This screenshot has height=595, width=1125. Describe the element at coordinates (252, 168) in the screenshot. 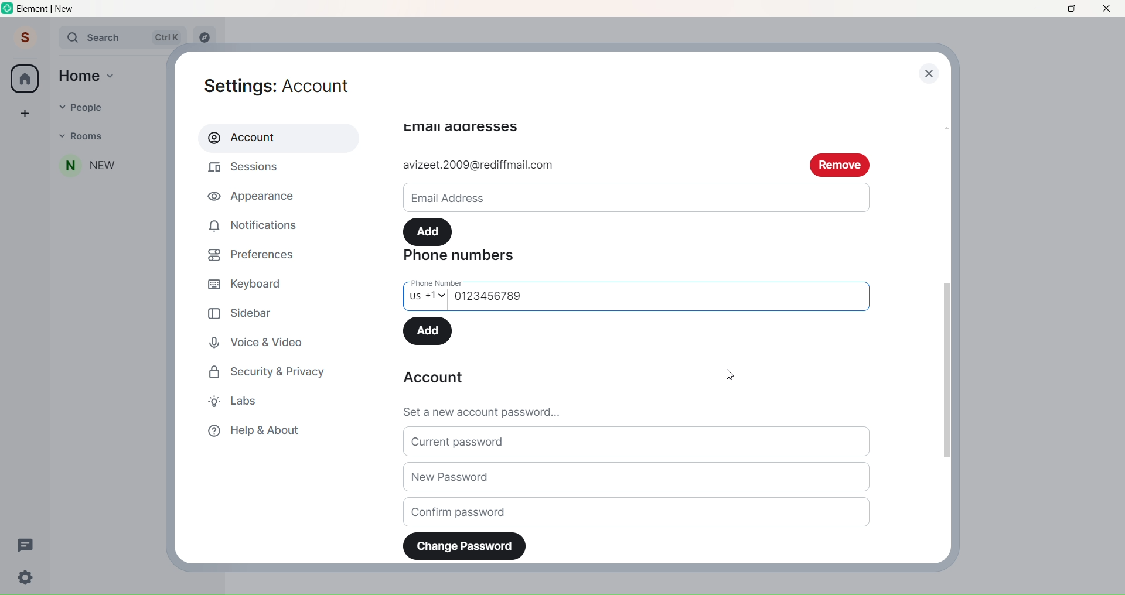

I see `Sessions` at that location.